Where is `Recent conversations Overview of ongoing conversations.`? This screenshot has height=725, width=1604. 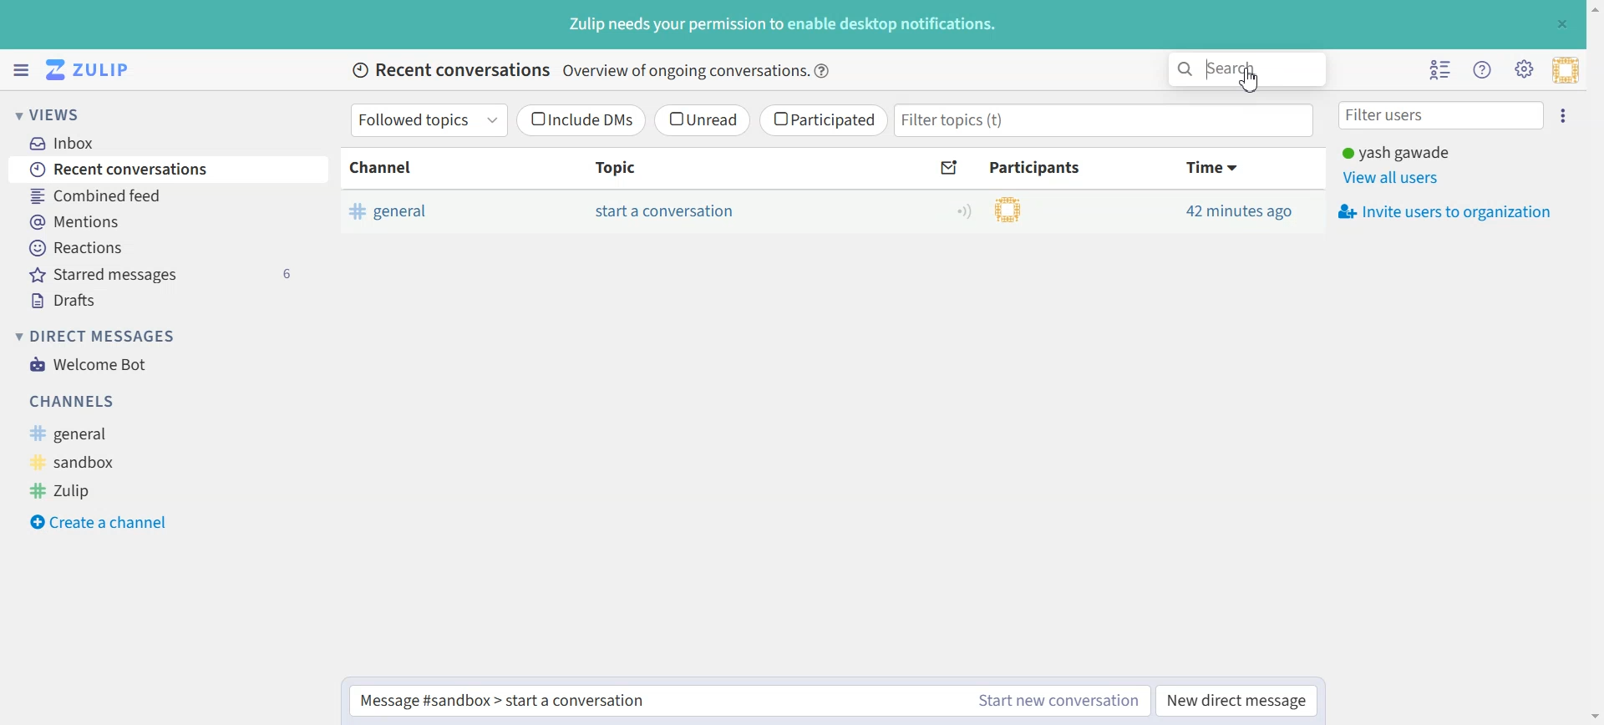
Recent conversations Overview of ongoing conversations. is located at coordinates (576, 73).